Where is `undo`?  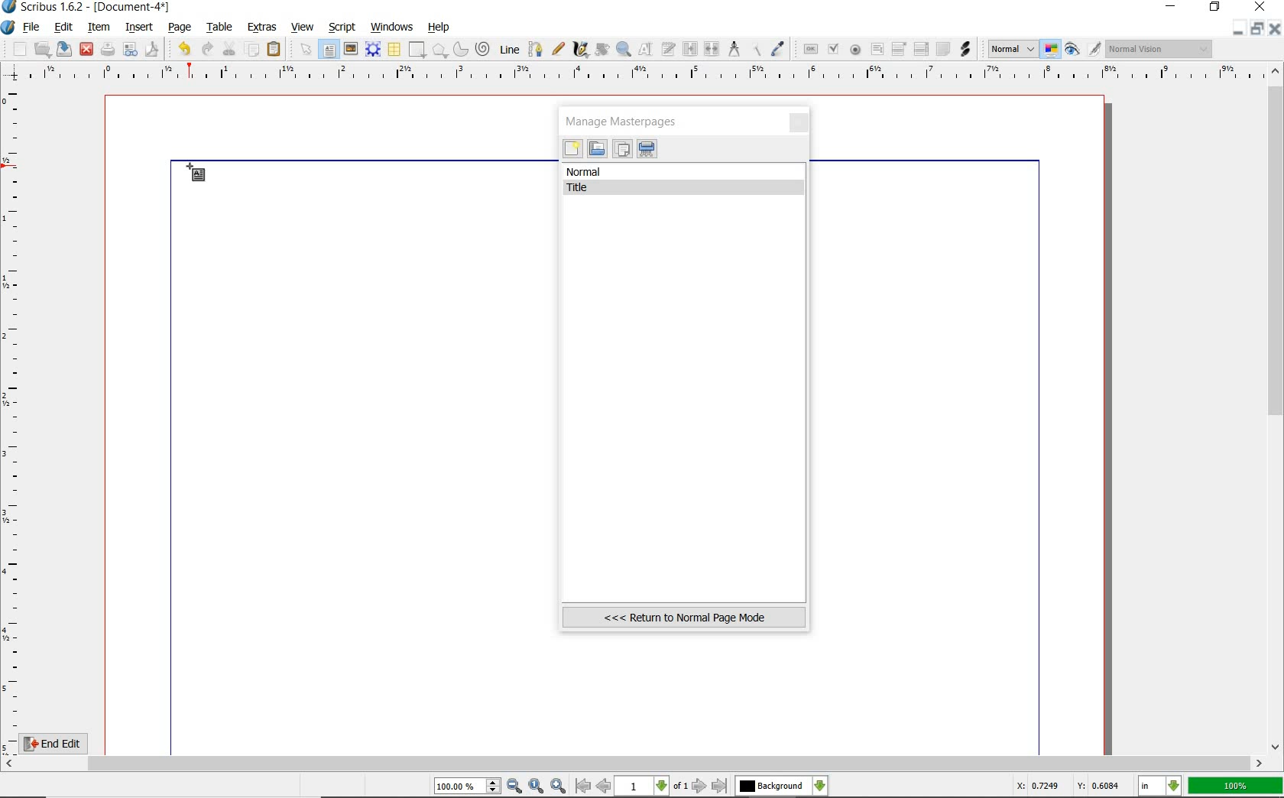
undo is located at coordinates (181, 47).